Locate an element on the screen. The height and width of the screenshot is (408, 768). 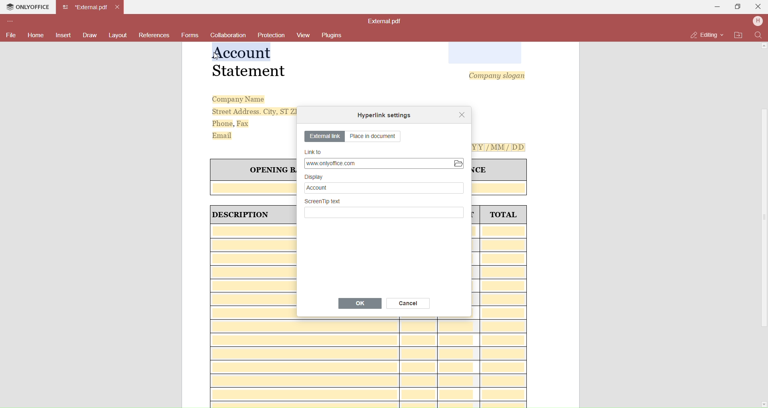
External link is located at coordinates (325, 136).